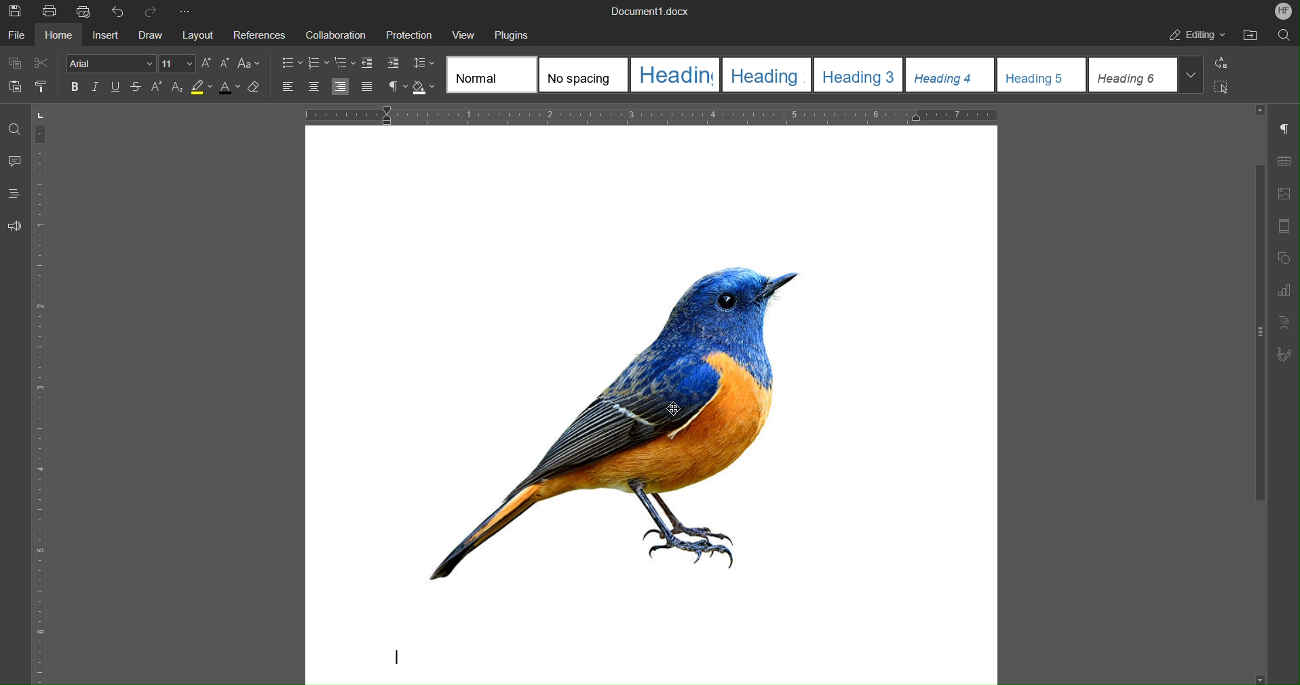 The width and height of the screenshot is (1300, 685). Describe the element at coordinates (951, 73) in the screenshot. I see `Heading 4` at that location.